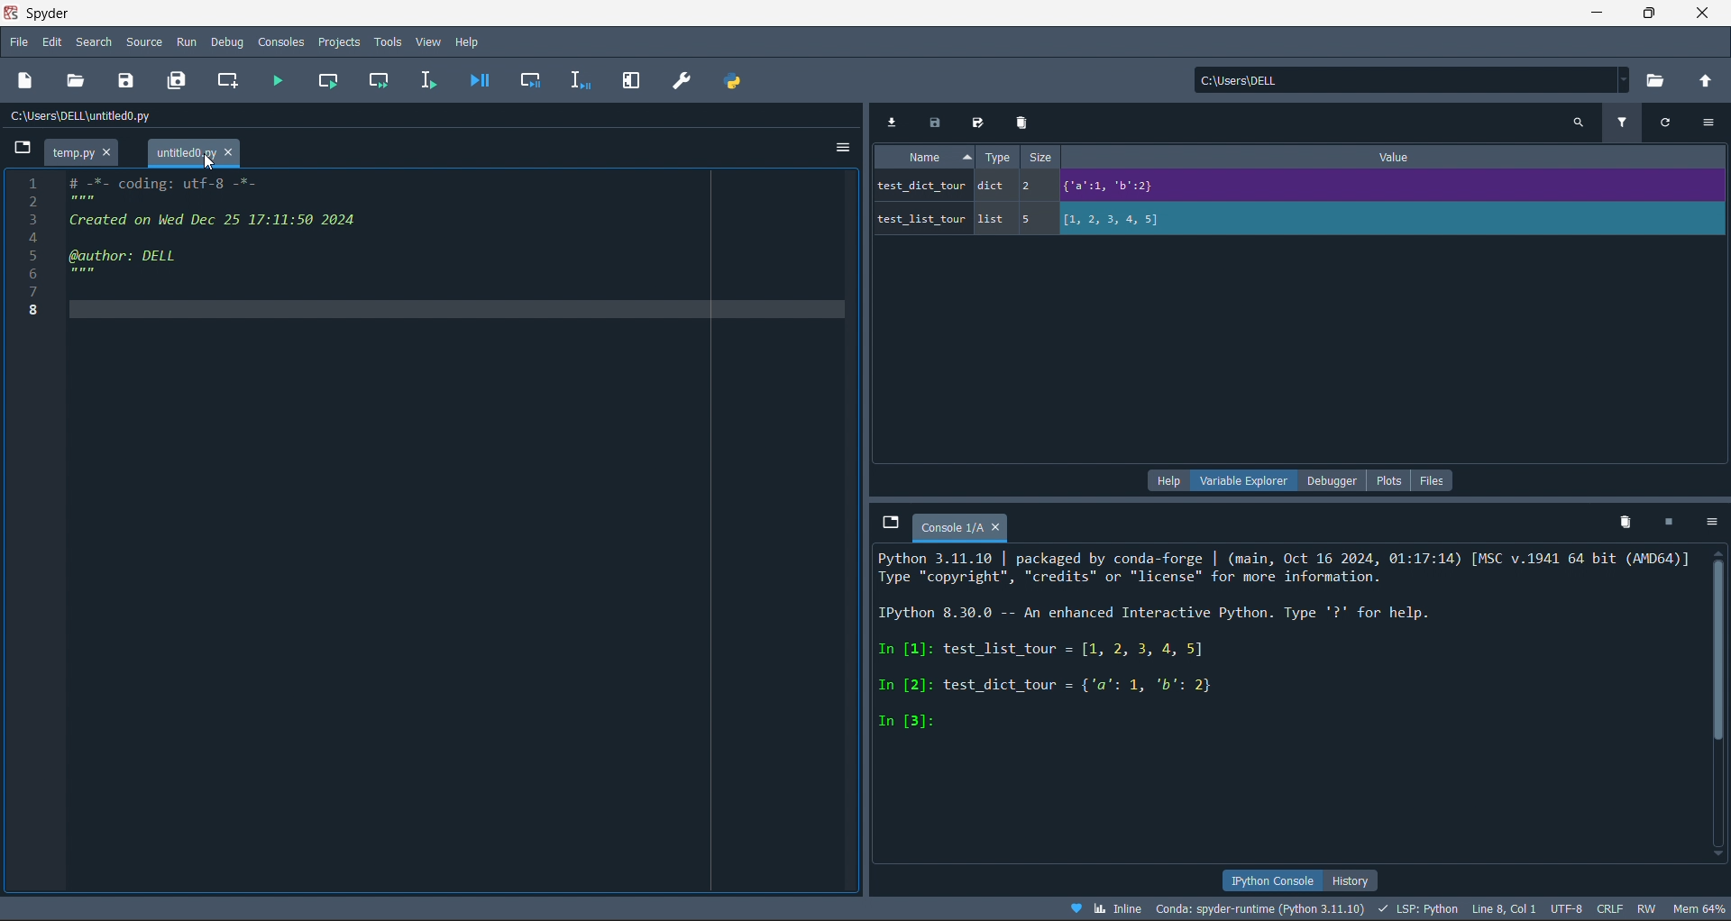  What do you see at coordinates (1674, 523) in the screenshot?
I see `interrupt kernel` at bounding box center [1674, 523].